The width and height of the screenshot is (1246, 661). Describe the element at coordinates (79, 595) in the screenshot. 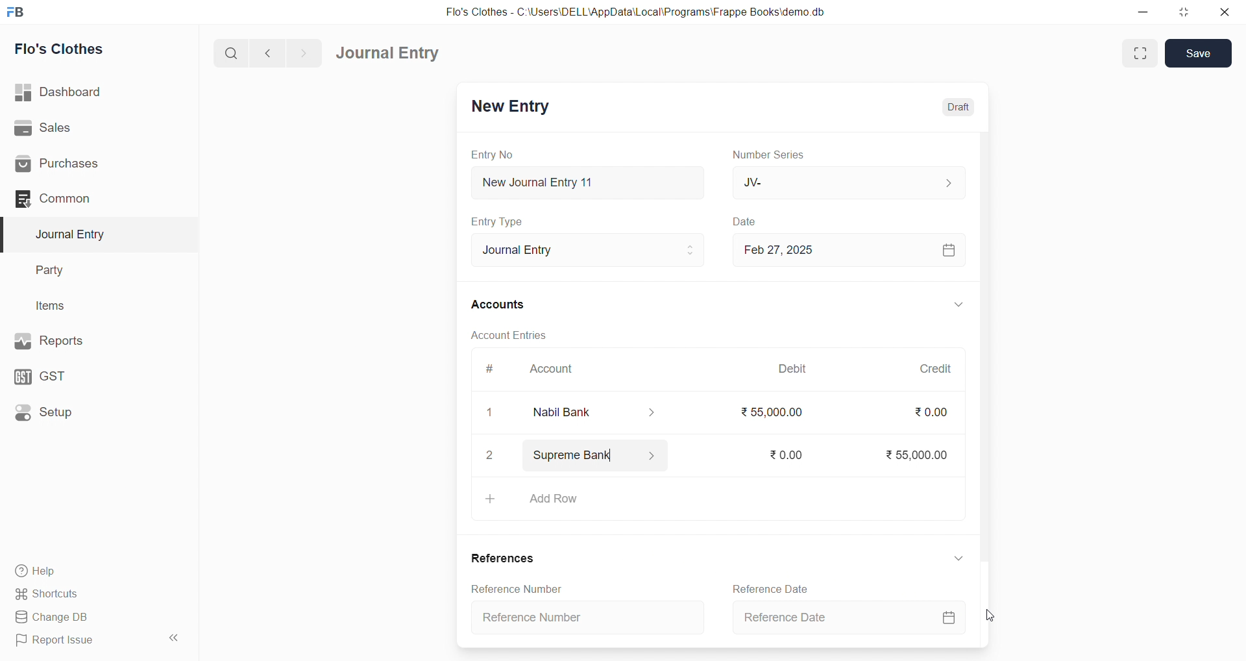

I see `Shortcuts` at that location.